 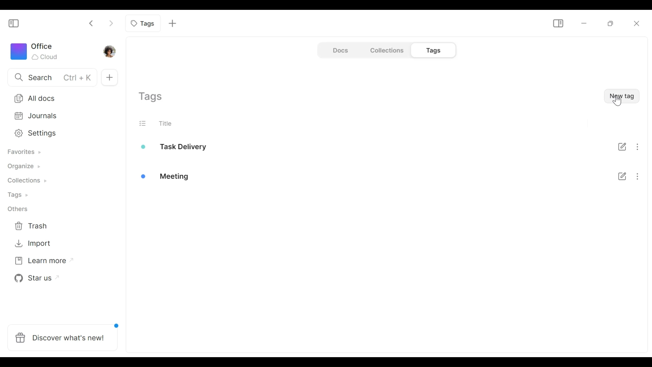 I want to click on Collections, so click(x=385, y=50).